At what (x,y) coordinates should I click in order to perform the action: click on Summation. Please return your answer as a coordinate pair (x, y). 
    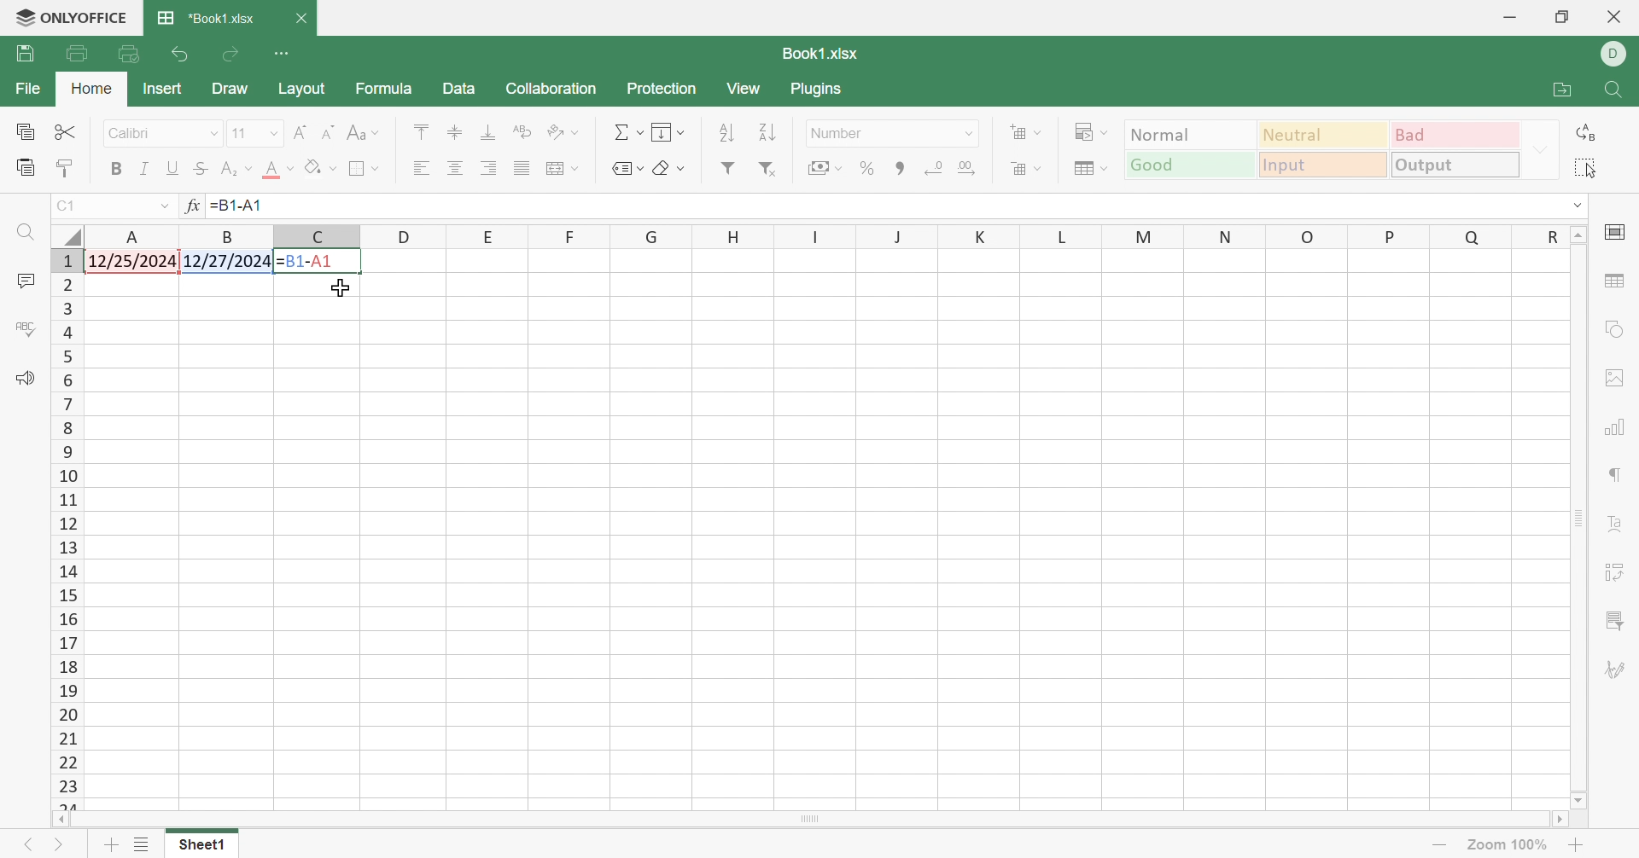
    Looking at the image, I should click on (627, 130).